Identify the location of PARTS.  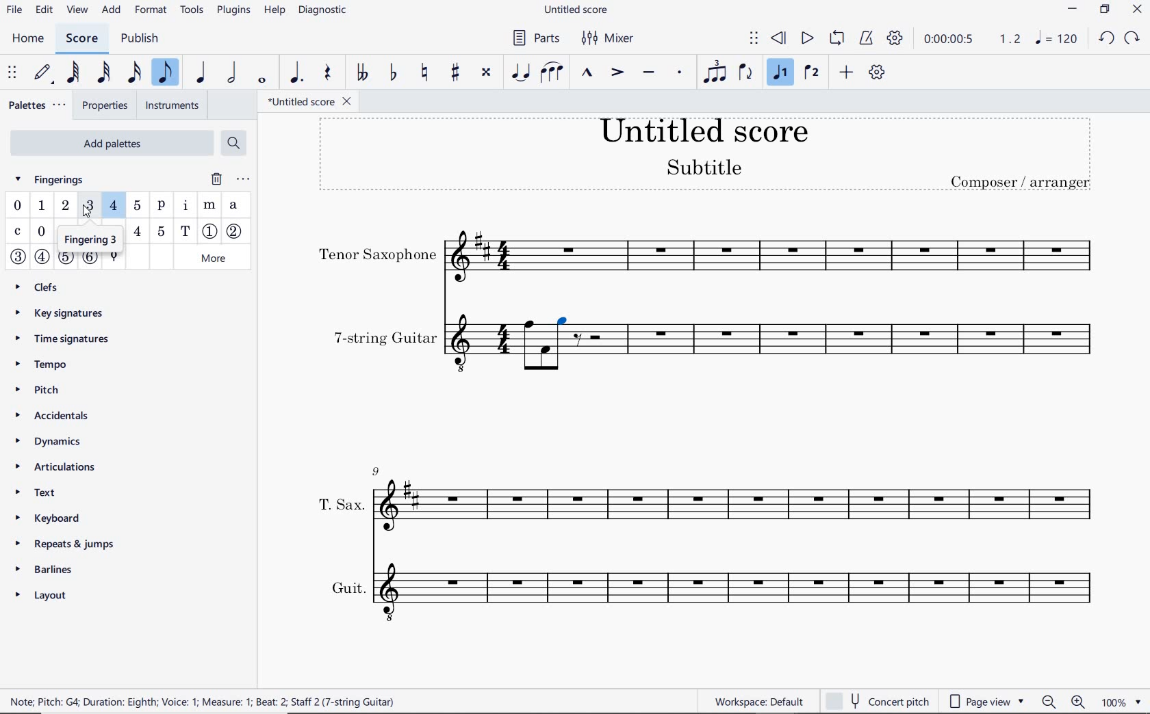
(535, 40).